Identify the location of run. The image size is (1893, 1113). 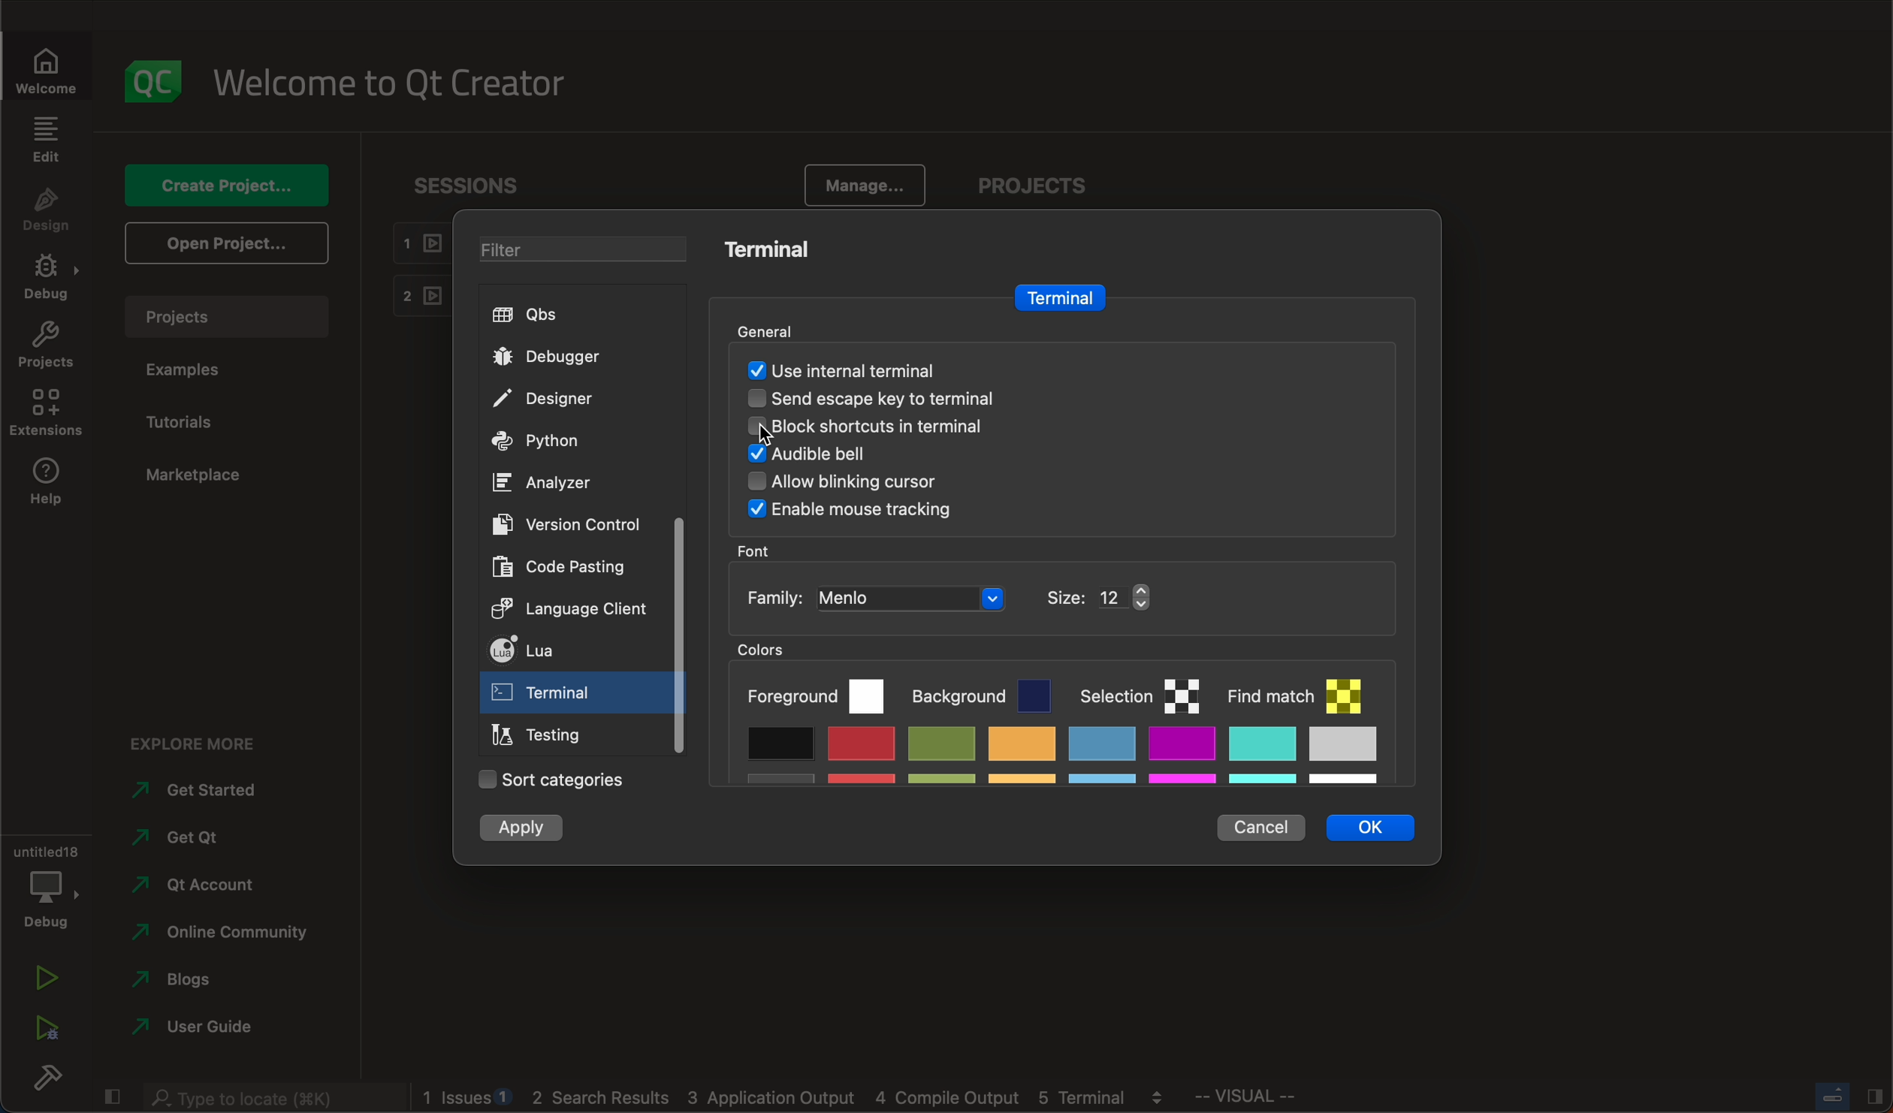
(40, 981).